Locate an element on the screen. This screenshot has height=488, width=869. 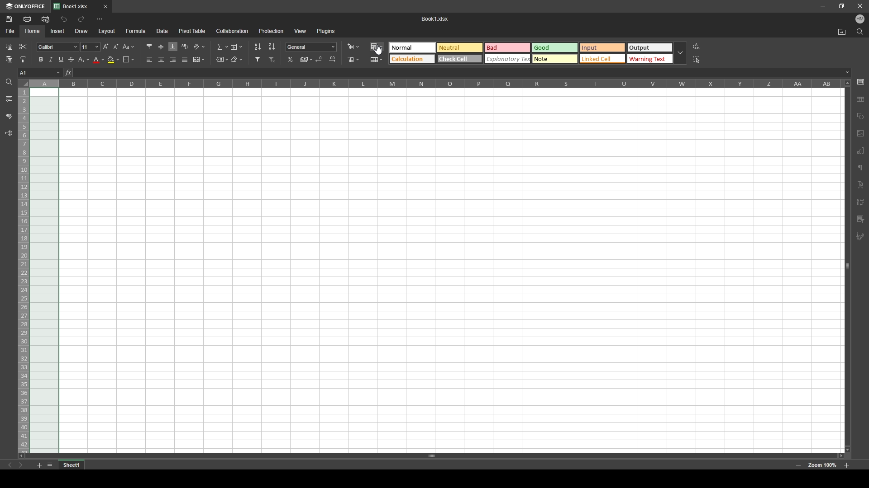
align bottom is located at coordinates (173, 47).